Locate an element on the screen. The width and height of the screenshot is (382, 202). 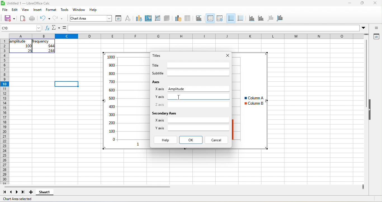
last sheet is located at coordinates (23, 192).